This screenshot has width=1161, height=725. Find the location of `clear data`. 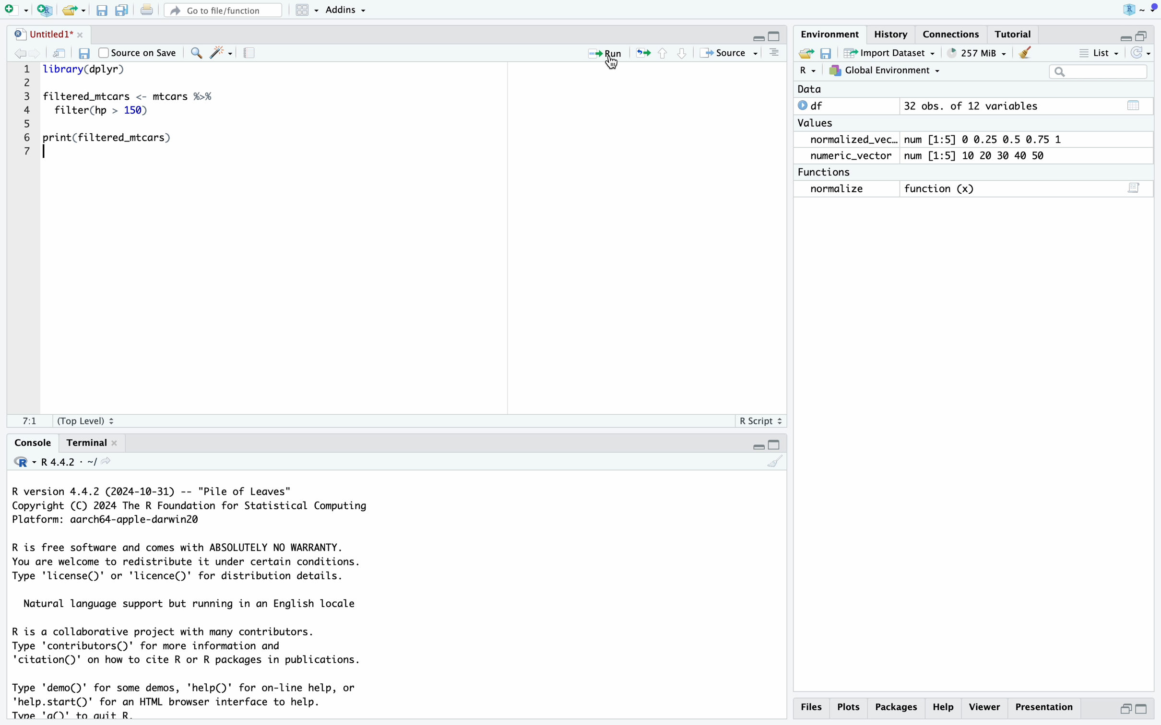

clear data is located at coordinates (1027, 52).